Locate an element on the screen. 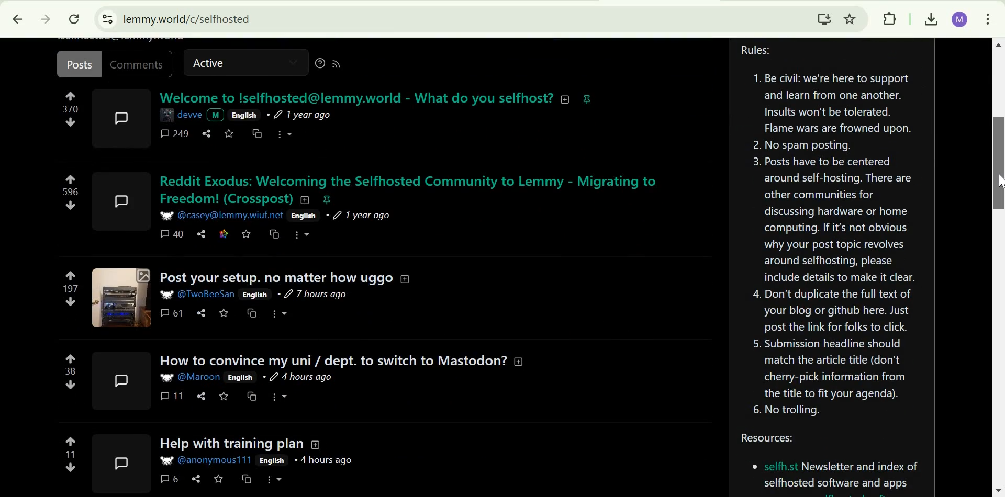  Reload this page. is located at coordinates (76, 19).